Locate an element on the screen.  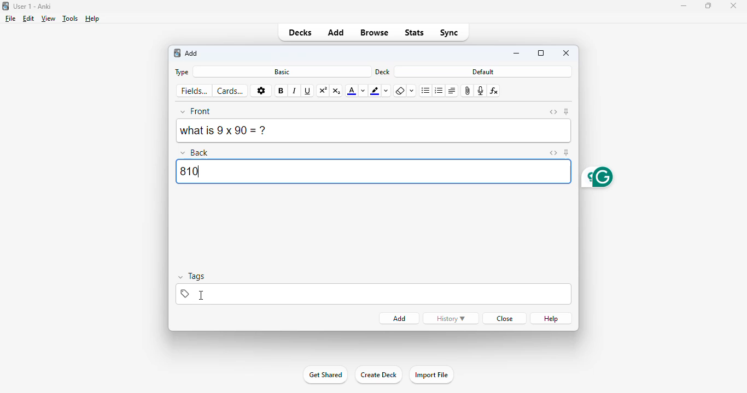
help is located at coordinates (92, 19).